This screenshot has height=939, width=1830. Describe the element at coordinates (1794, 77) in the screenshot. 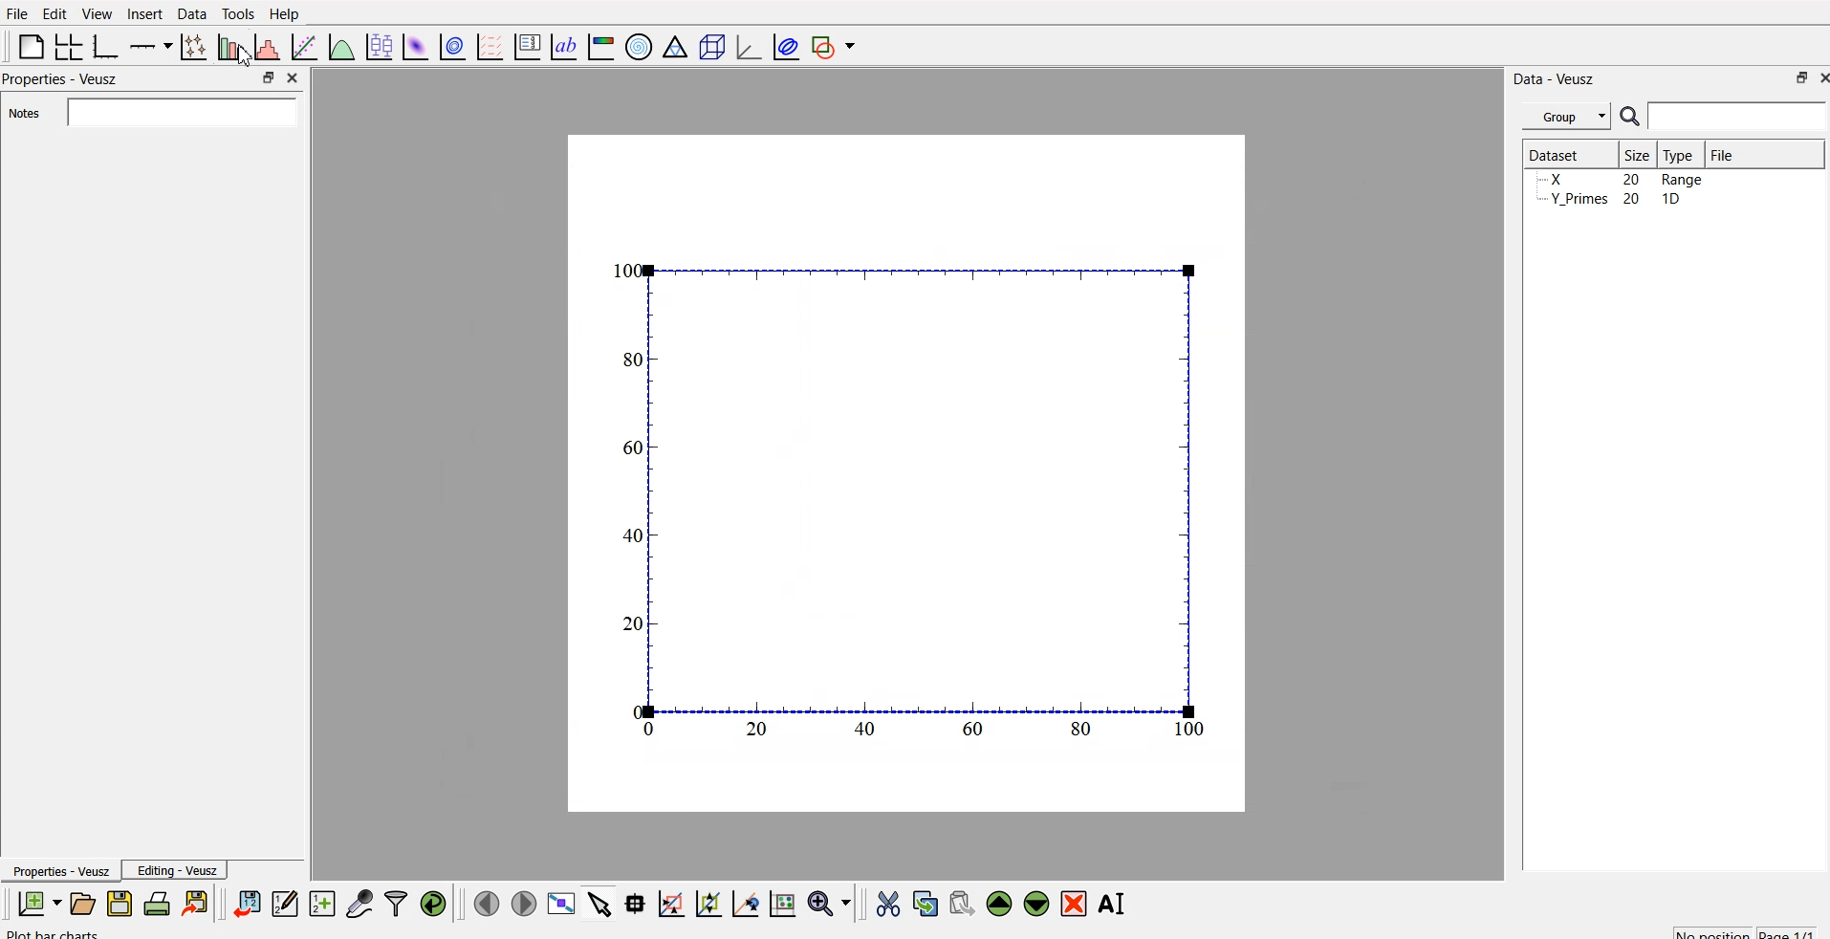

I see `maximize` at that location.